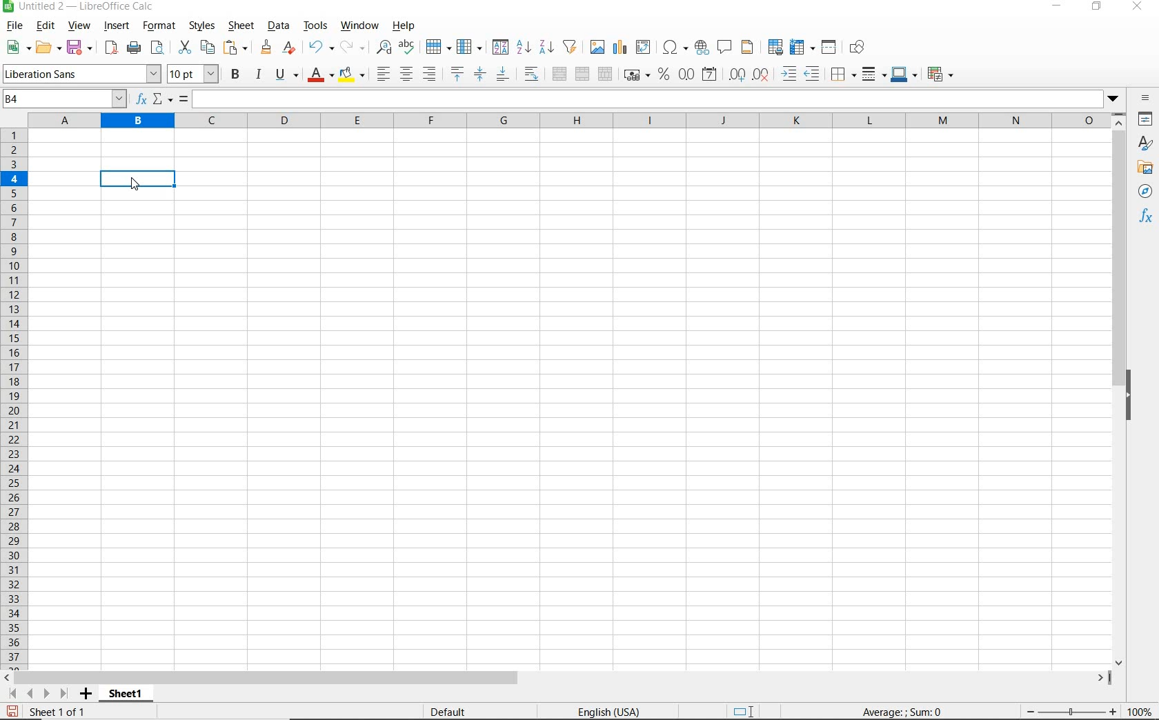  I want to click on sheet1, so click(128, 696).